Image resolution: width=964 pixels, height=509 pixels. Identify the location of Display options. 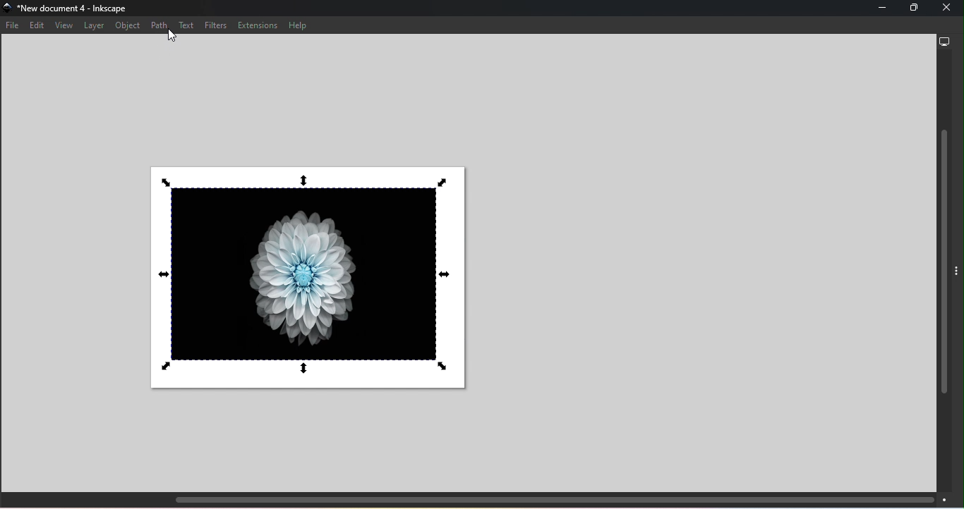
(944, 41).